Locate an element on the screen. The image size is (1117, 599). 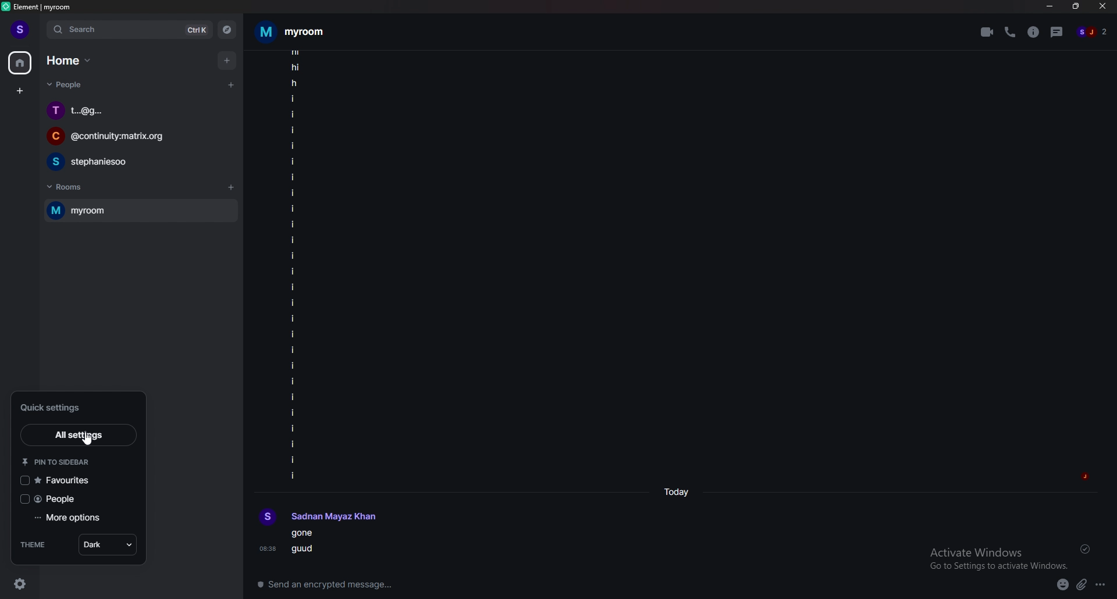
resize is located at coordinates (1077, 6).